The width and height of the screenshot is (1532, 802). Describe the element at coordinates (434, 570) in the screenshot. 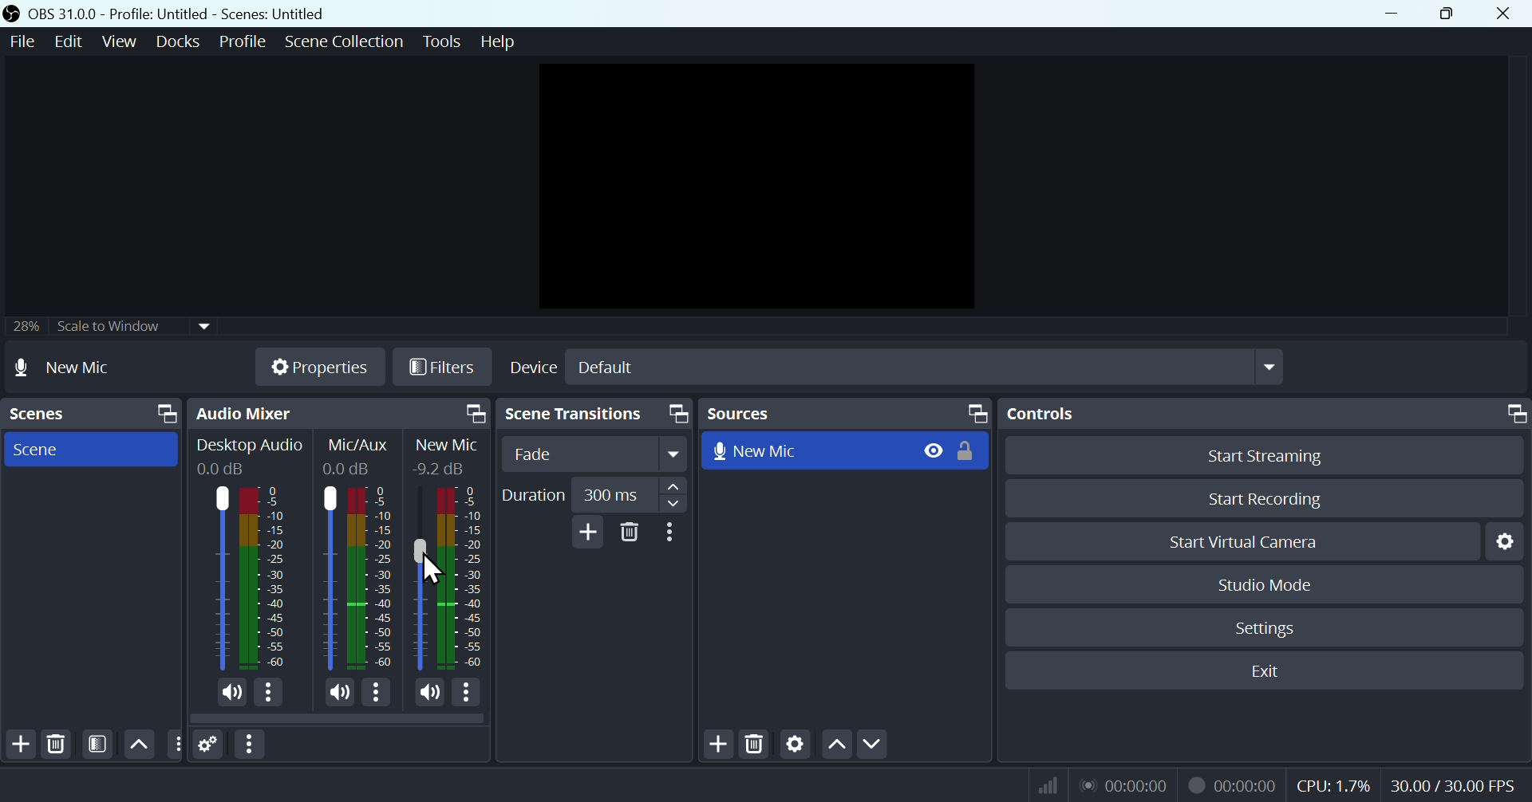

I see `Cursor` at that location.